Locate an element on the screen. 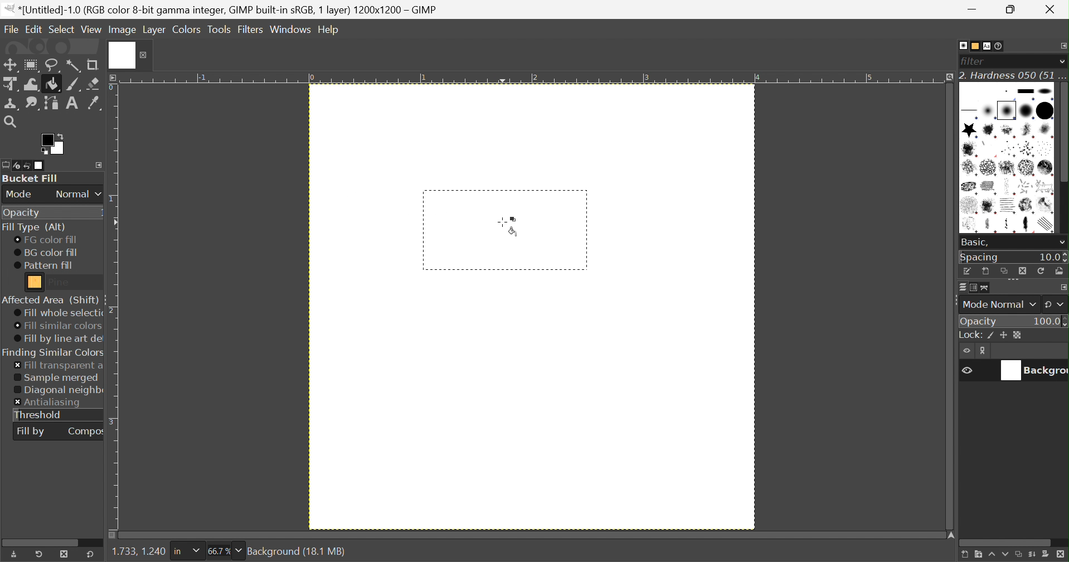  Access the image menu is located at coordinates (114, 77).